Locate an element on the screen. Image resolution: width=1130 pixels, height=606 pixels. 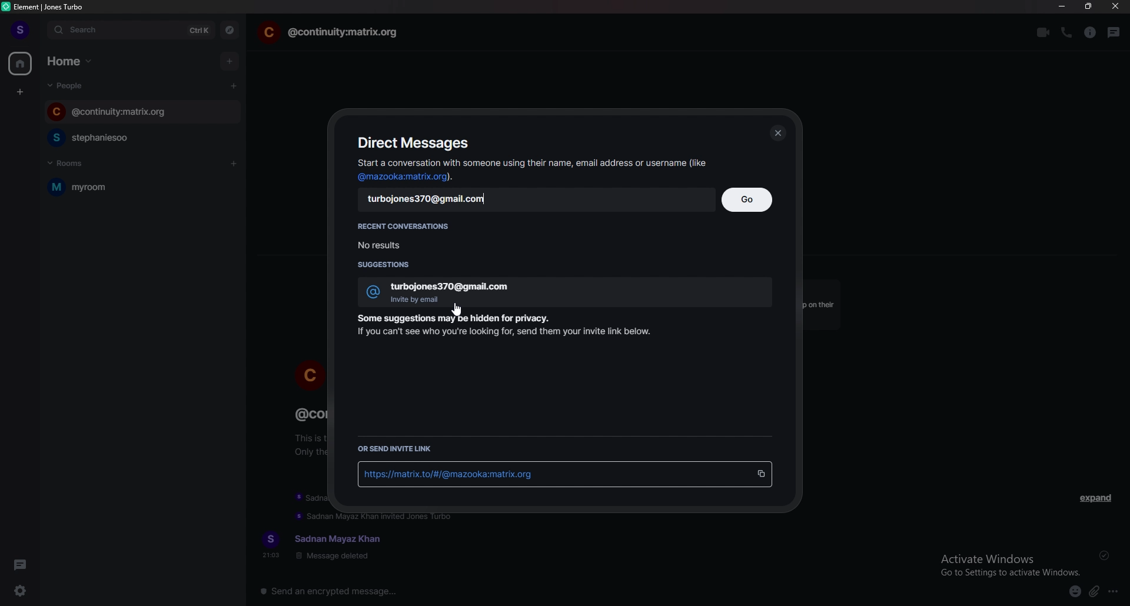
chat is located at coordinates (125, 138).